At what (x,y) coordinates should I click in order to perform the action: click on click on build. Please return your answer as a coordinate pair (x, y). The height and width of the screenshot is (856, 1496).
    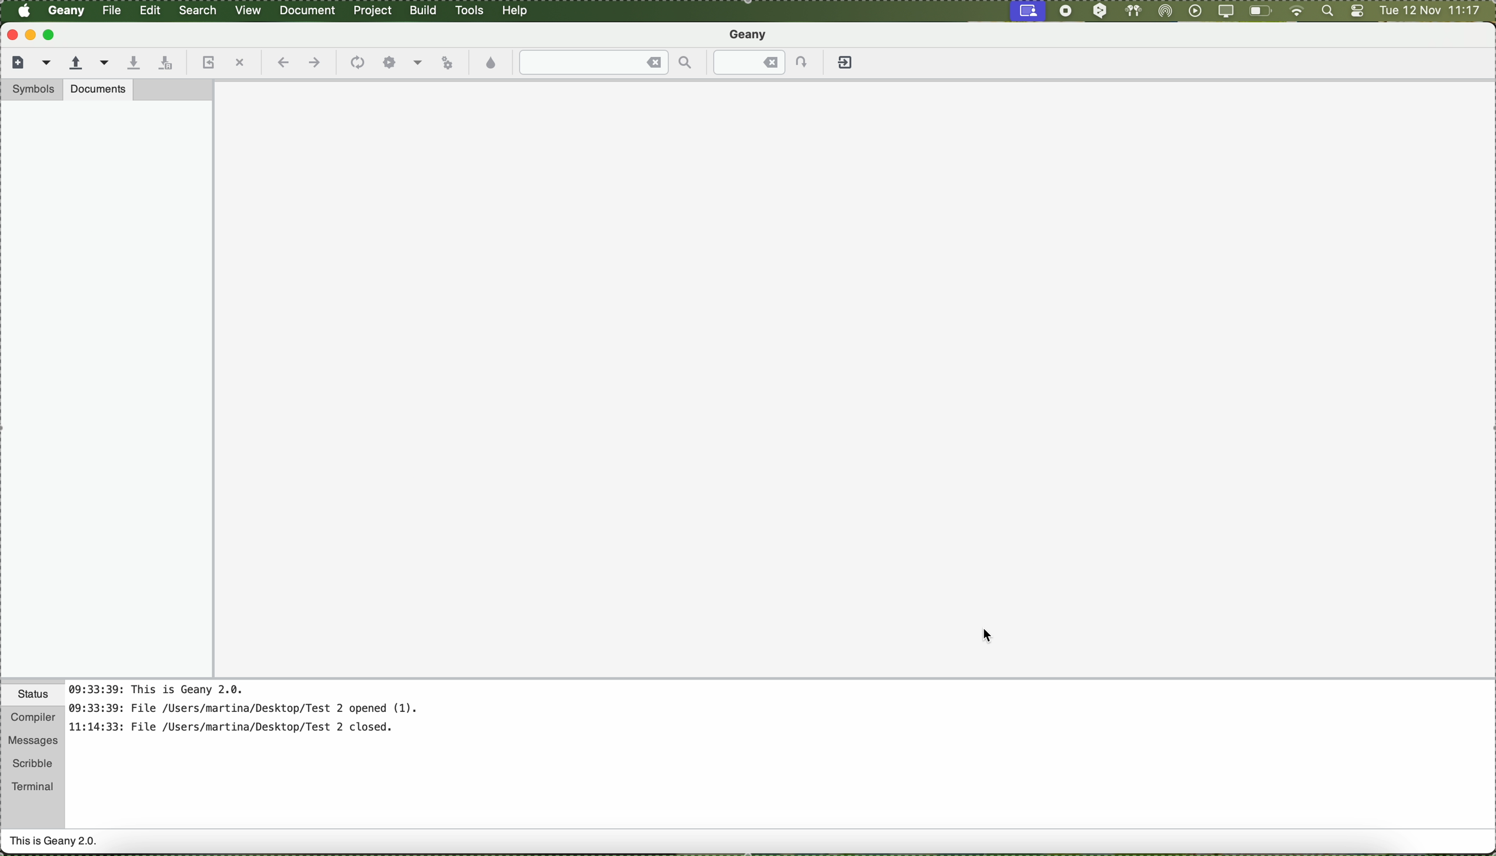
    Looking at the image, I should click on (425, 14).